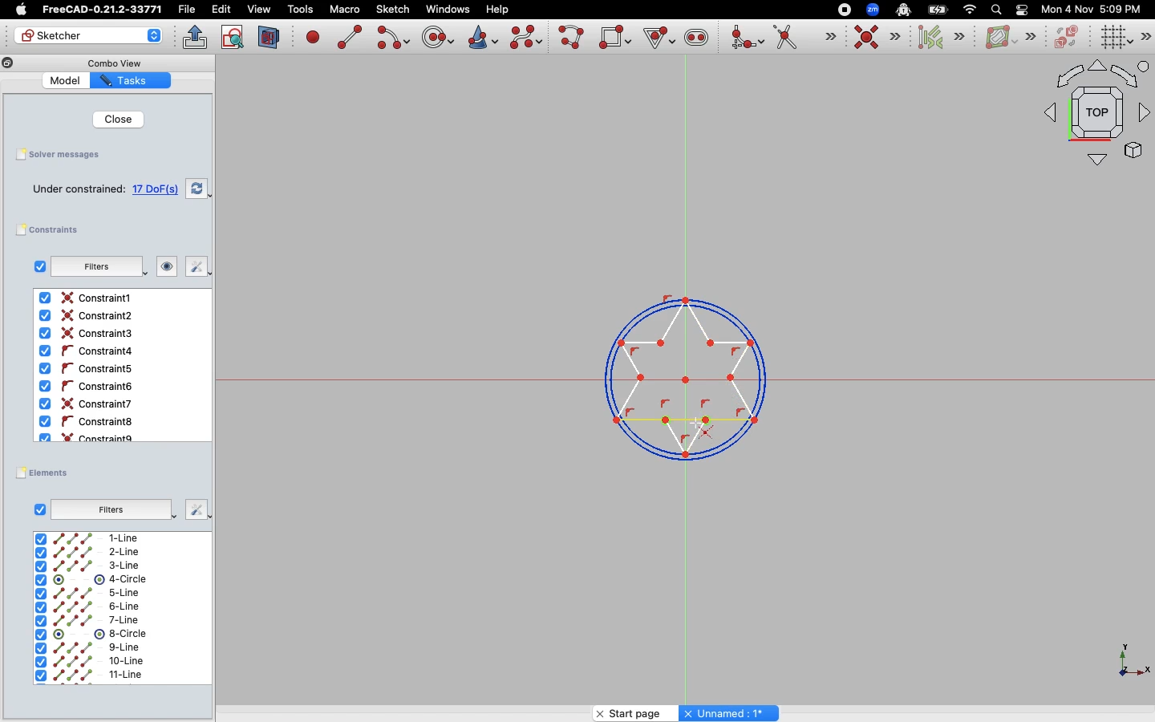  Describe the element at coordinates (86, 369) in the screenshot. I see `Constraint5` at that location.